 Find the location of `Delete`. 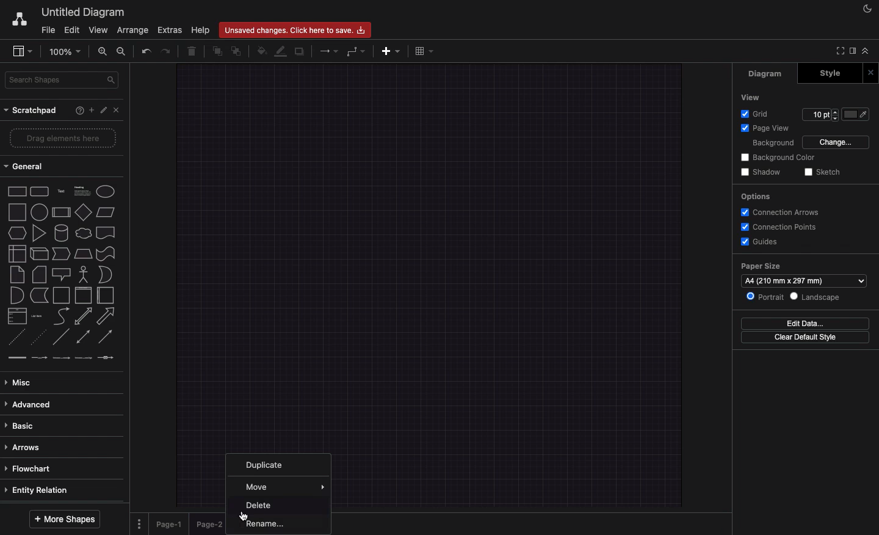

Delete is located at coordinates (262, 505).